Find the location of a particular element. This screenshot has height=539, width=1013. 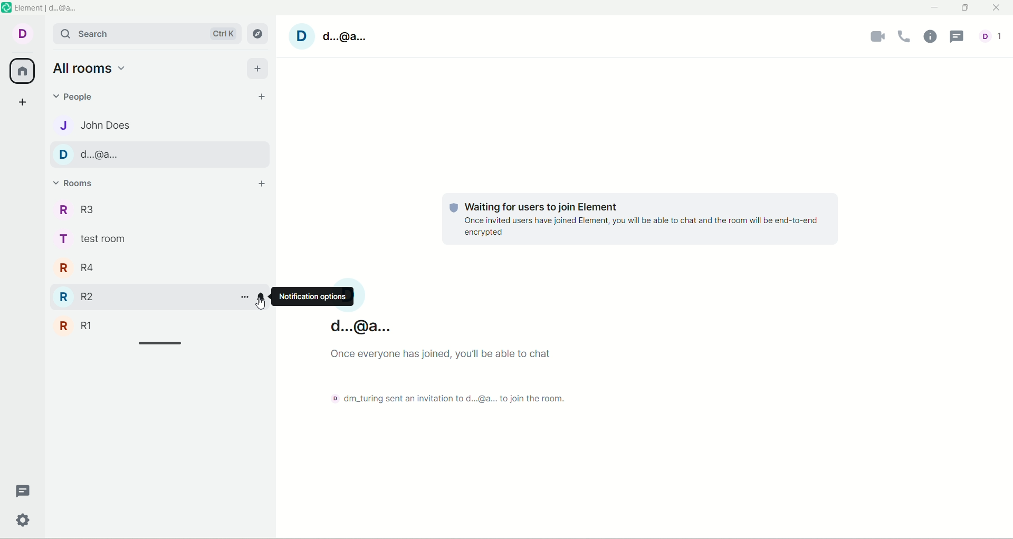

expand is located at coordinates (162, 344).